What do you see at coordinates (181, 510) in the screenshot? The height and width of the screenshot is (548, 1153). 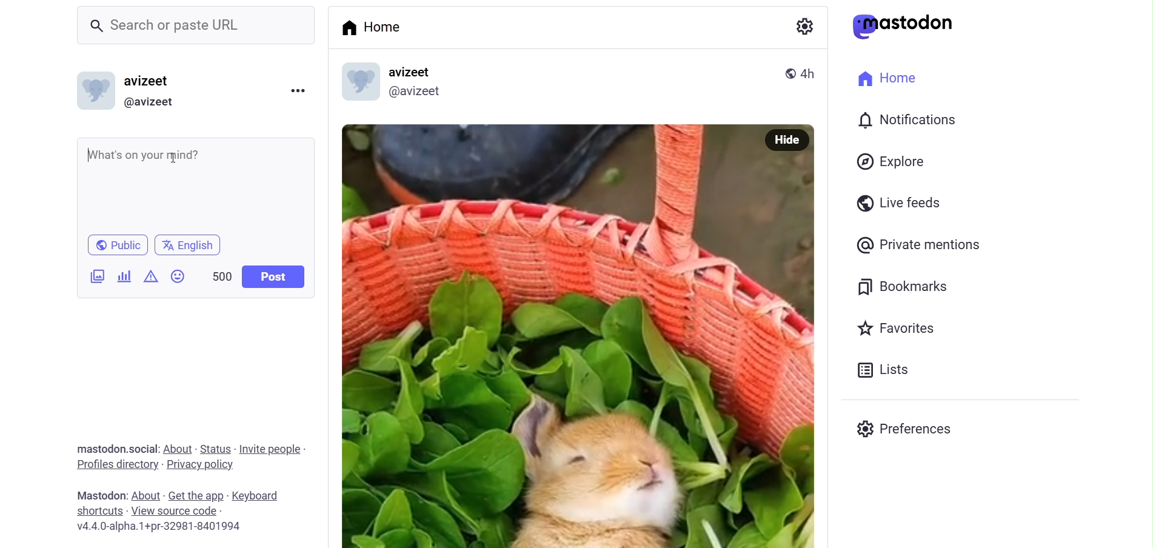 I see `source code` at bounding box center [181, 510].